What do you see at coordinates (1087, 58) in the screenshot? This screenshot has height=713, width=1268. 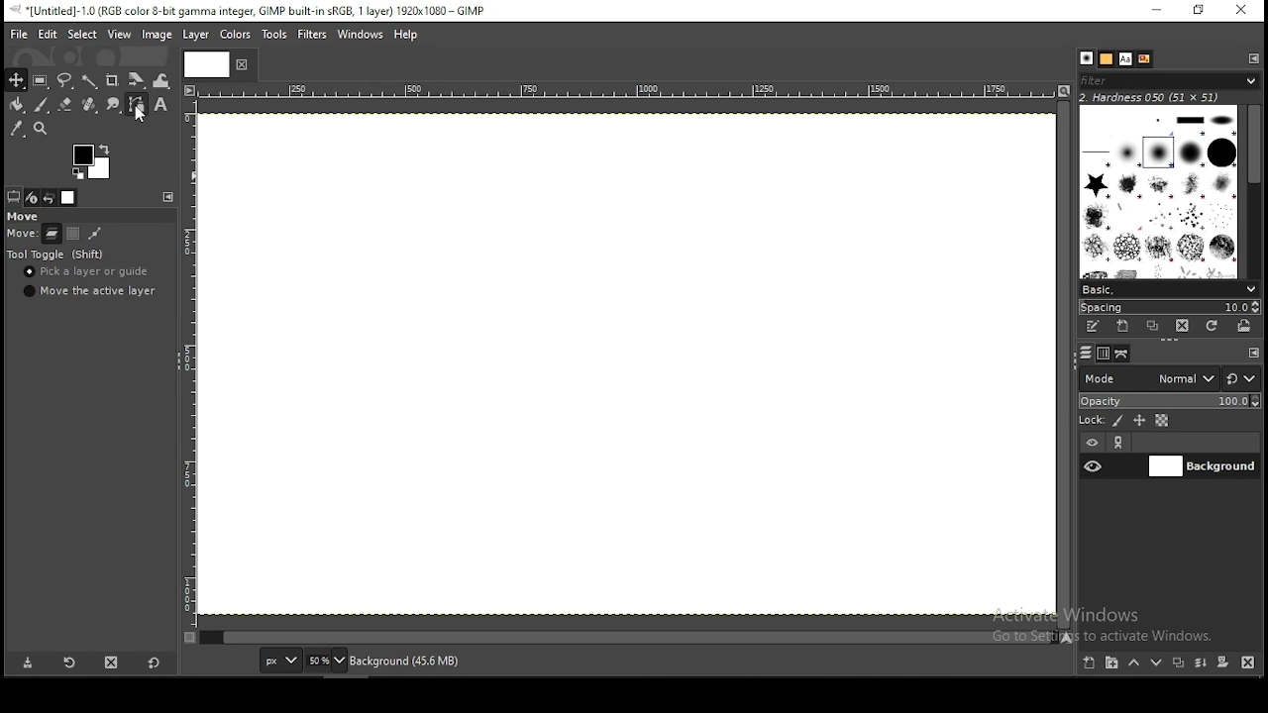 I see `brushes` at bounding box center [1087, 58].